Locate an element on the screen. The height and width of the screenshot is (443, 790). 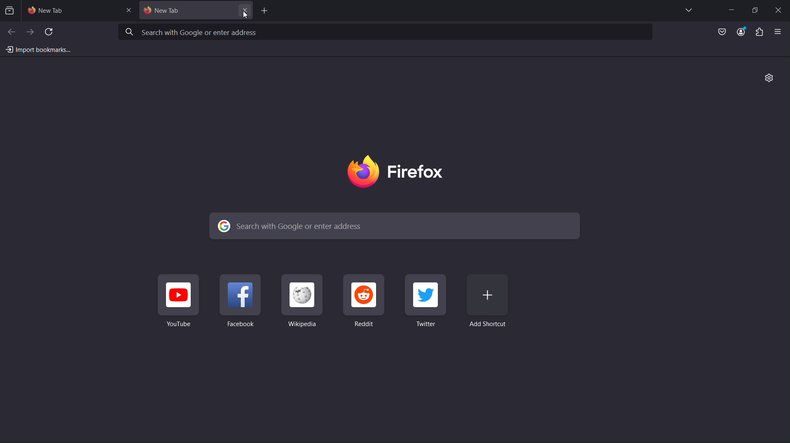
search with google or enter address is located at coordinates (388, 32).